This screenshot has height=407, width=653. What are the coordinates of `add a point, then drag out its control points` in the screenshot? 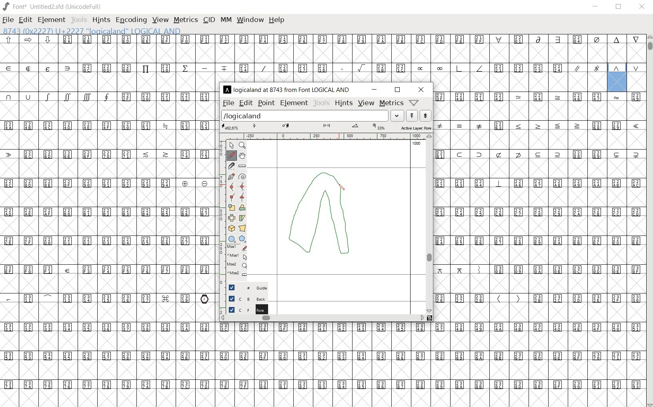 It's located at (232, 176).